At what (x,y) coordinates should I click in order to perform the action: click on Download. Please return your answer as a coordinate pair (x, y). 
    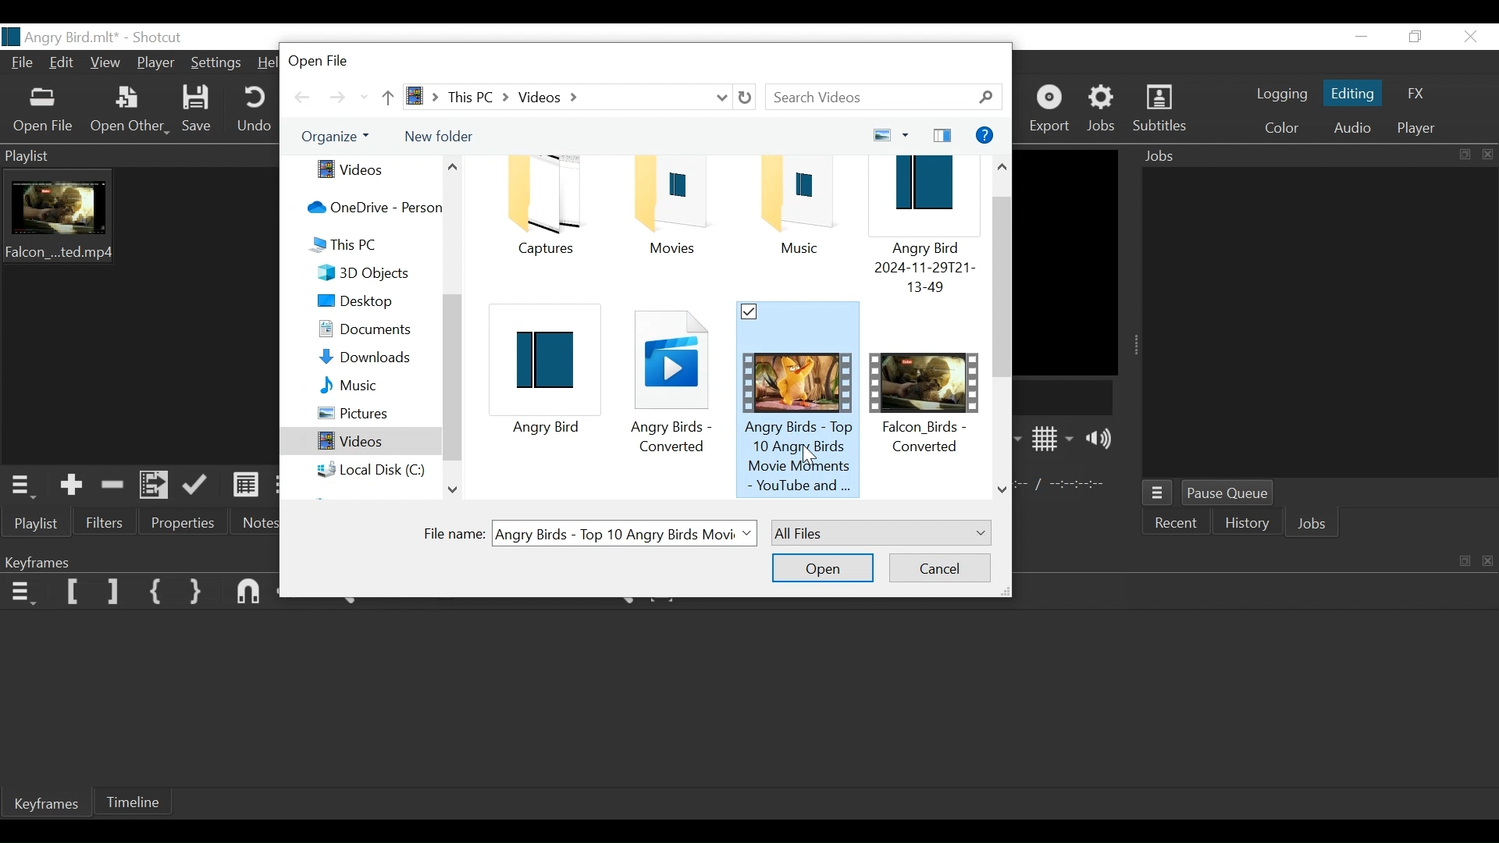
    Looking at the image, I should click on (374, 359).